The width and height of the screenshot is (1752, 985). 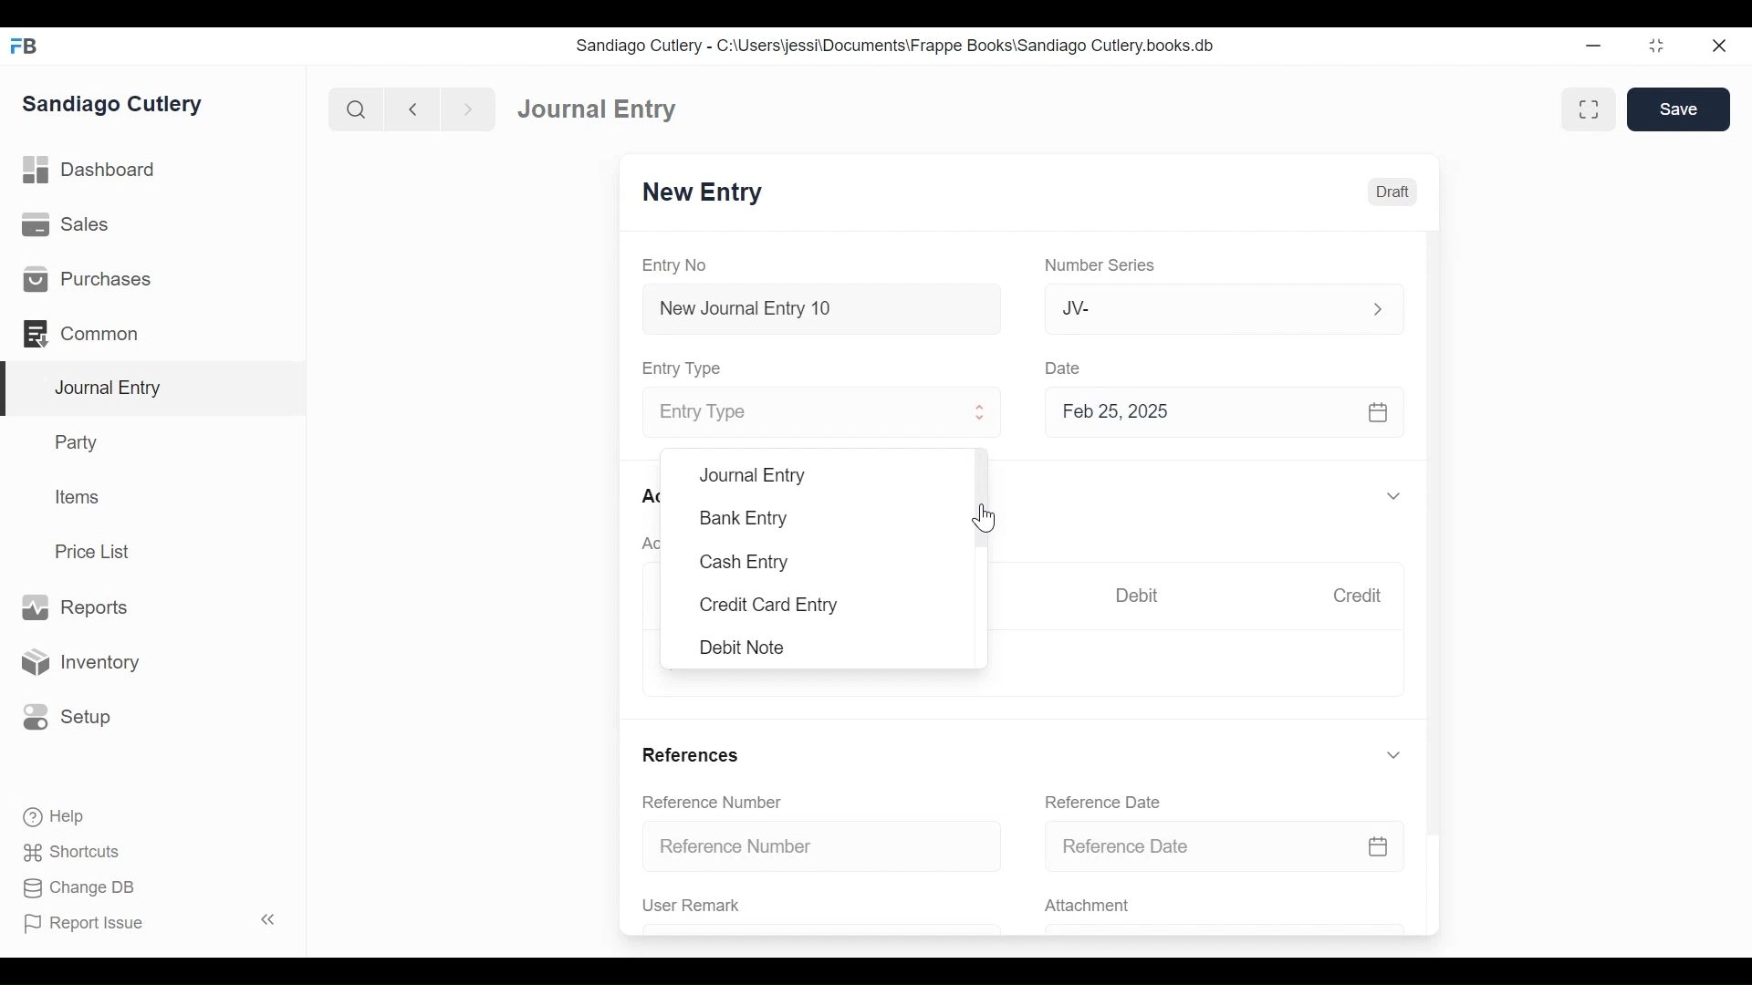 What do you see at coordinates (1142, 596) in the screenshot?
I see `Debit` at bounding box center [1142, 596].